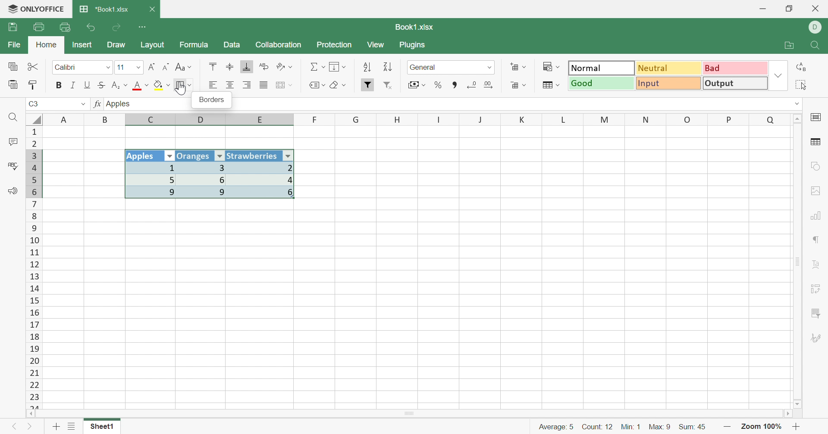 The image size is (828, 434). I want to click on Copy, so click(12, 67).